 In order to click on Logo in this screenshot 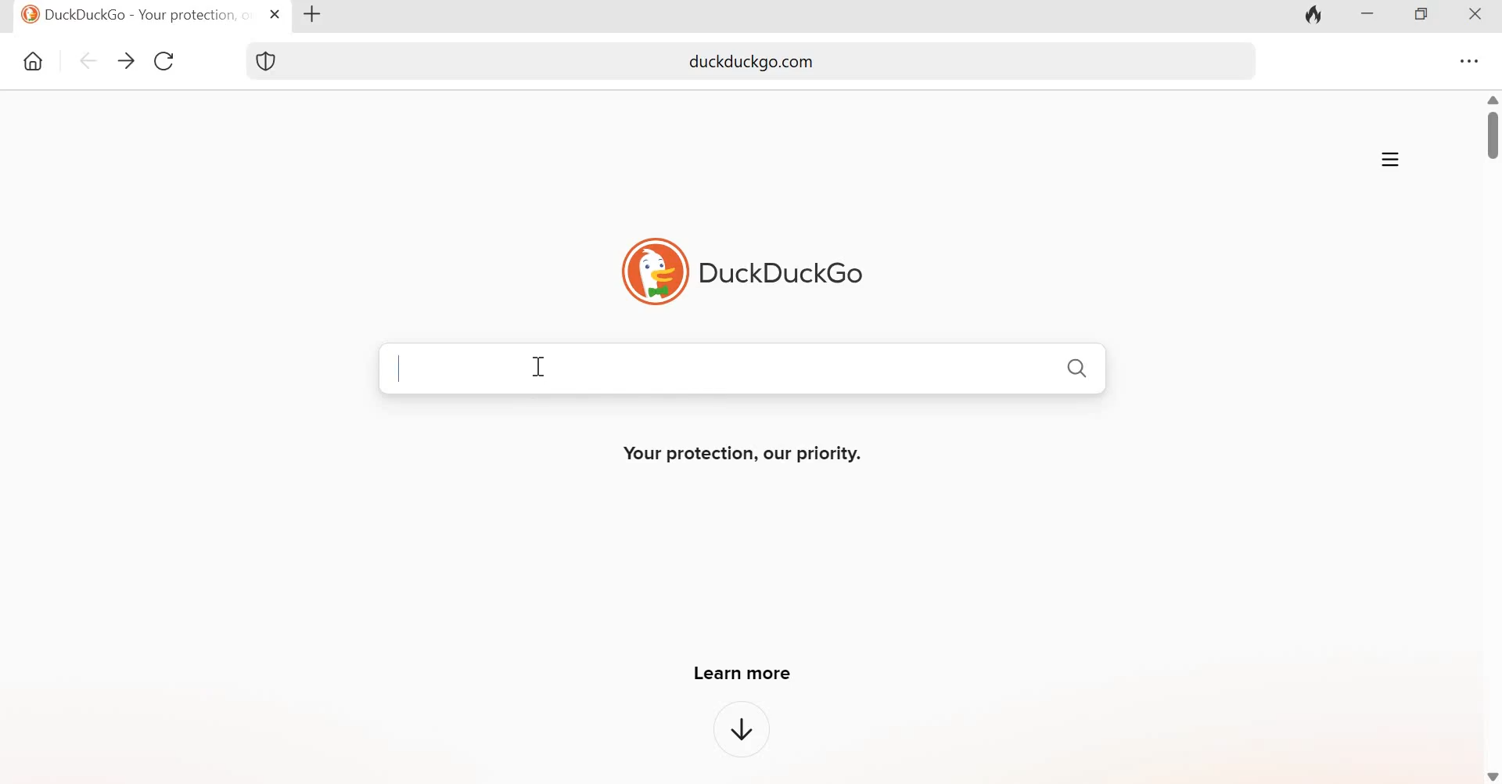, I will do `click(654, 272)`.